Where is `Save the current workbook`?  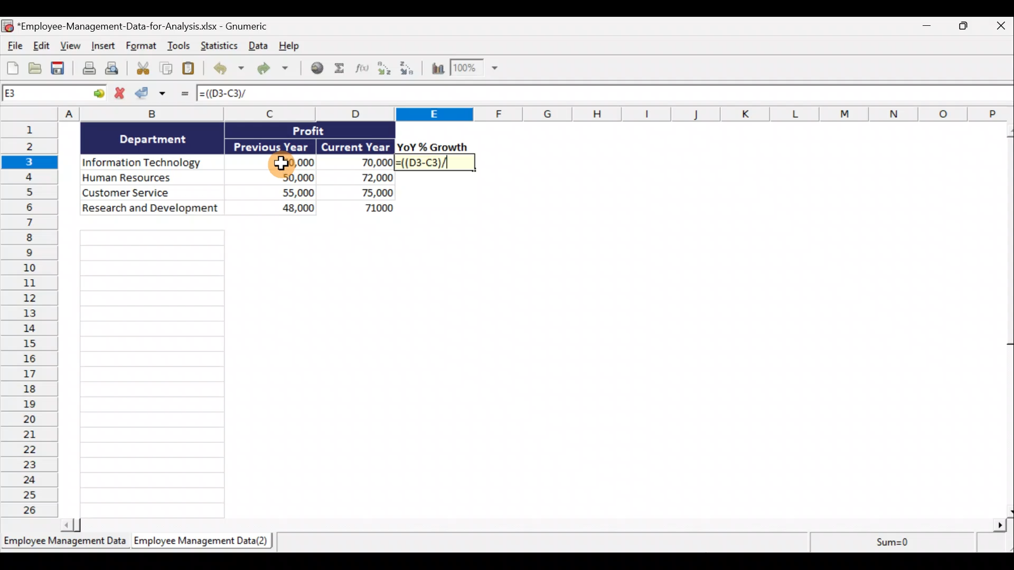
Save the current workbook is located at coordinates (60, 69).